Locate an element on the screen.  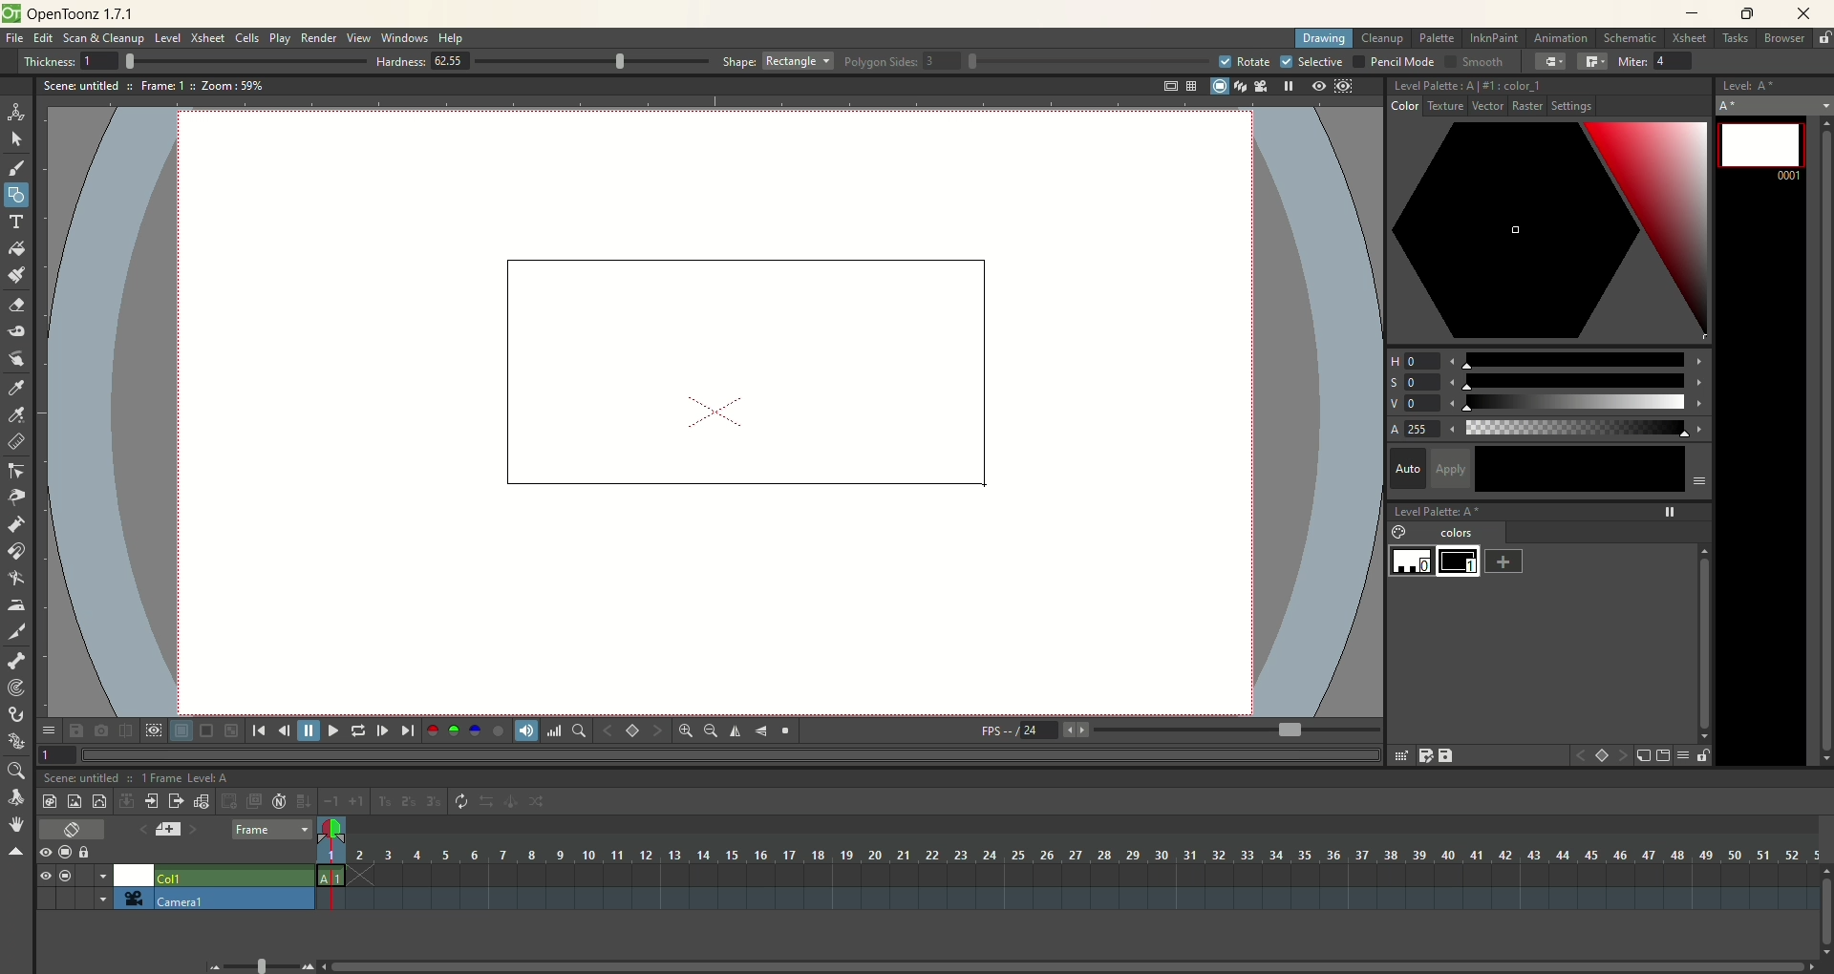
checkered background is located at coordinates (233, 730).